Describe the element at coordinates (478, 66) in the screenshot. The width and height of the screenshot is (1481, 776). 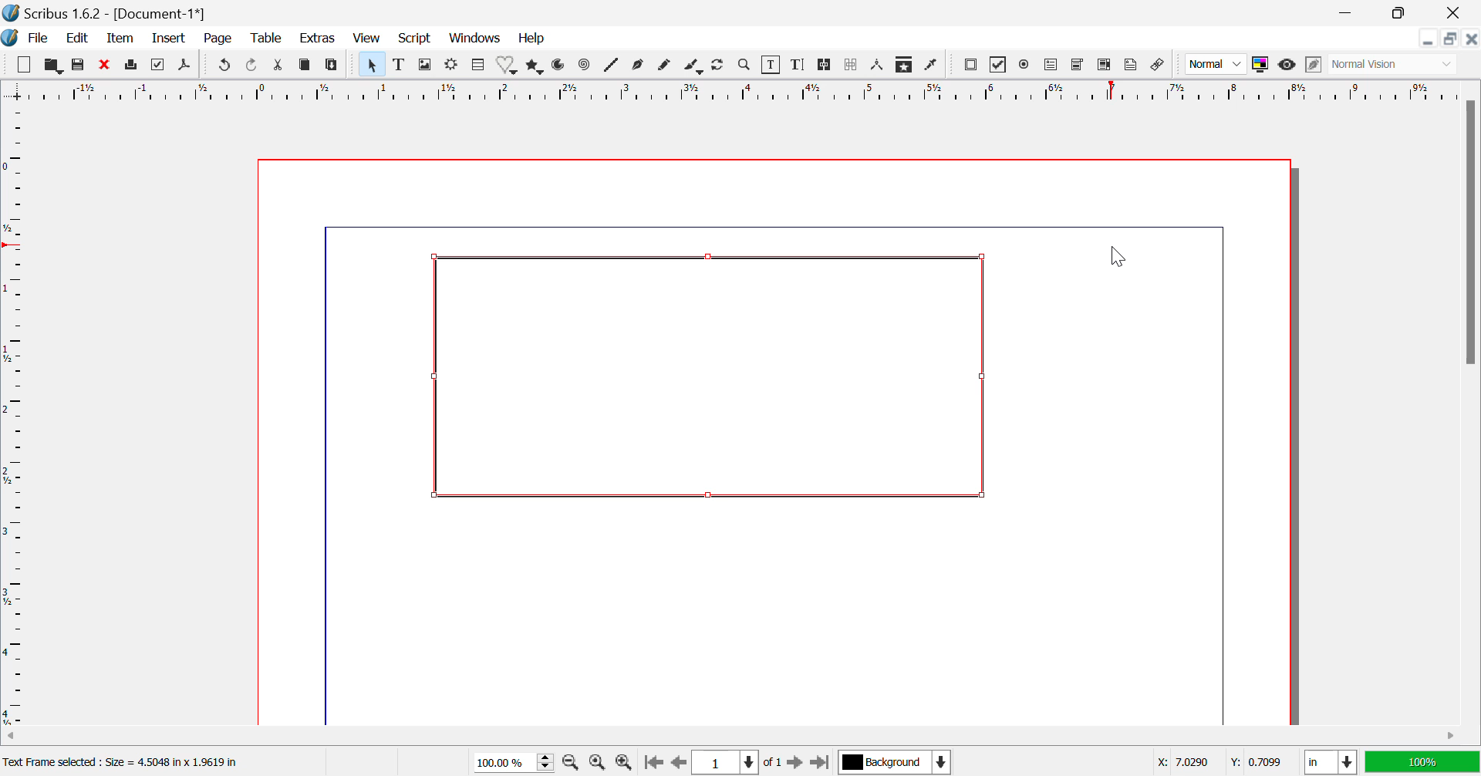
I see `Table` at that location.